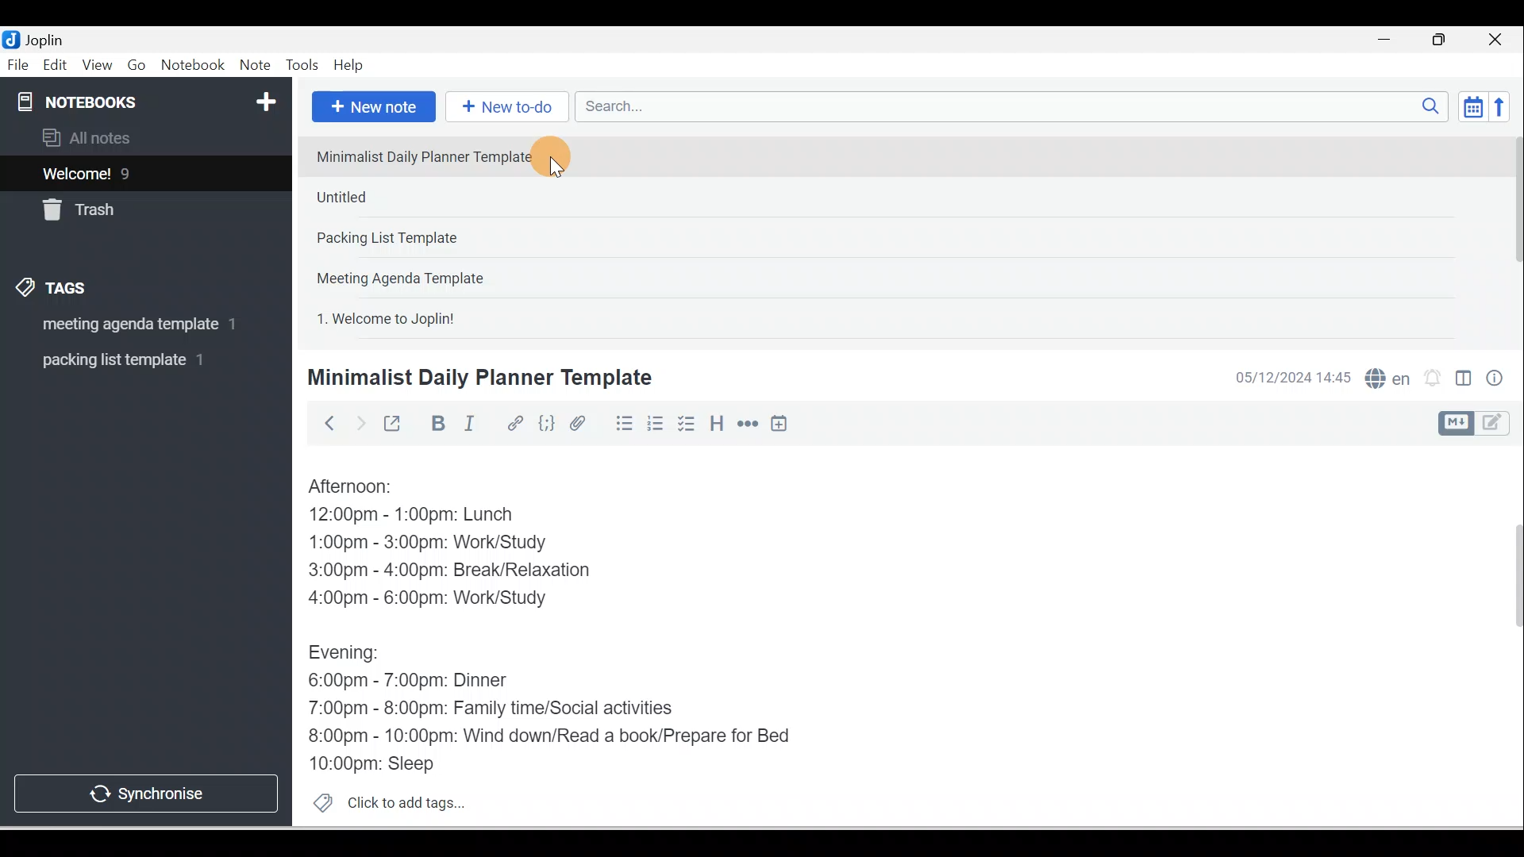  Describe the element at coordinates (483, 572) in the screenshot. I see `3:00pm - 4:00pm: Break/Relaxation` at that location.